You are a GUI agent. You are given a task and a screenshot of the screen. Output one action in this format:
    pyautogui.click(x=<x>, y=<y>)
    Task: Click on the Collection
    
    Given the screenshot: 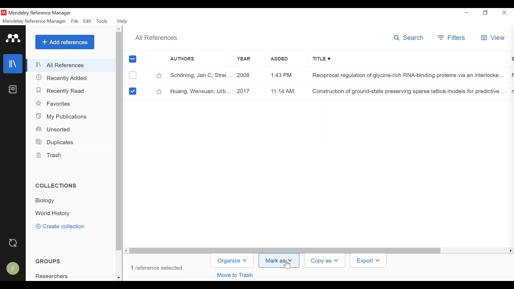 What is the action you would take?
    pyautogui.click(x=58, y=214)
    